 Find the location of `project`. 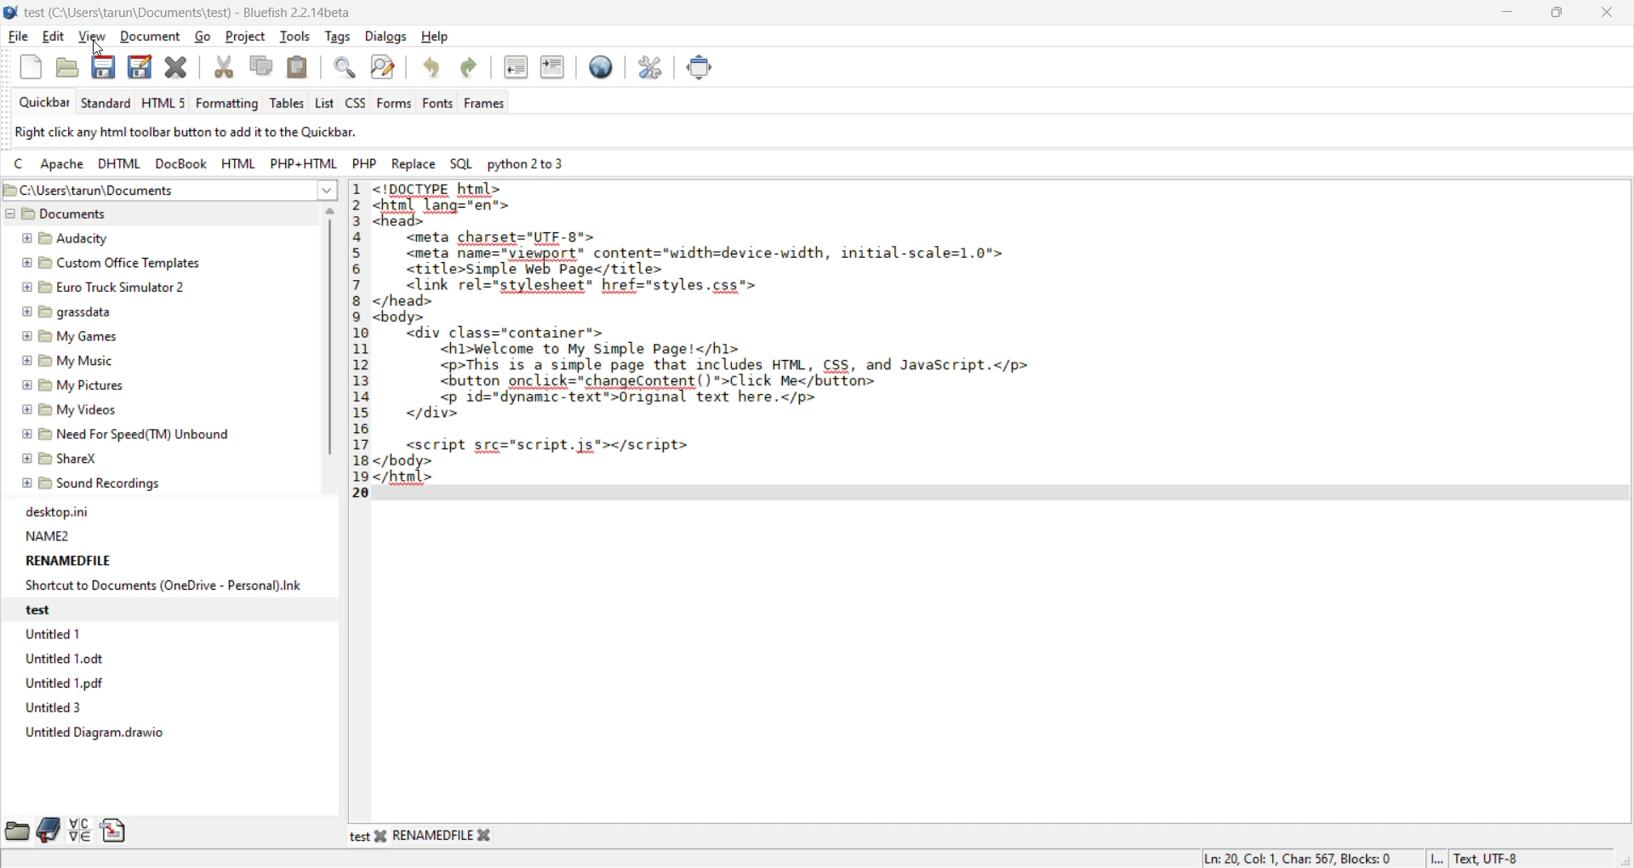

project is located at coordinates (249, 36).